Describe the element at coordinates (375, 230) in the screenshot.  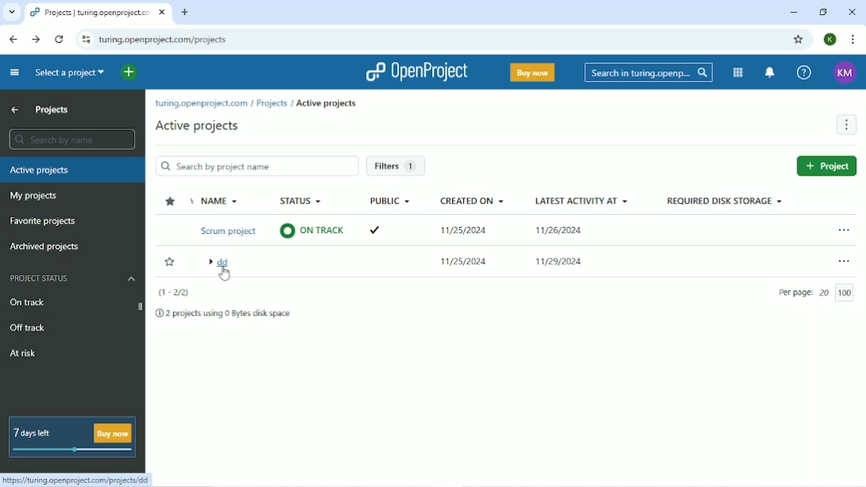
I see `v` at that location.